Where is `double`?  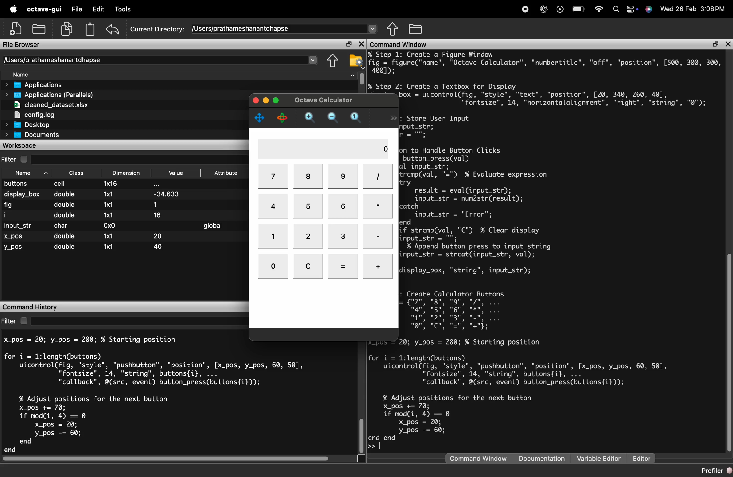
double is located at coordinates (64, 204).